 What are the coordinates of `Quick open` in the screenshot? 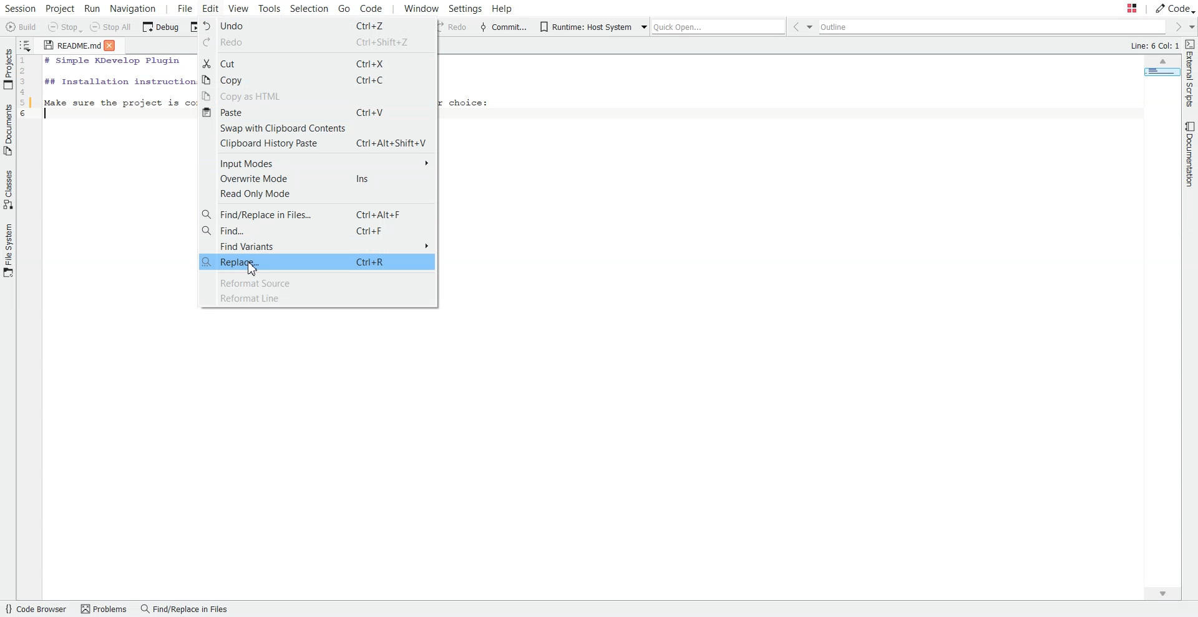 It's located at (1119, 9).